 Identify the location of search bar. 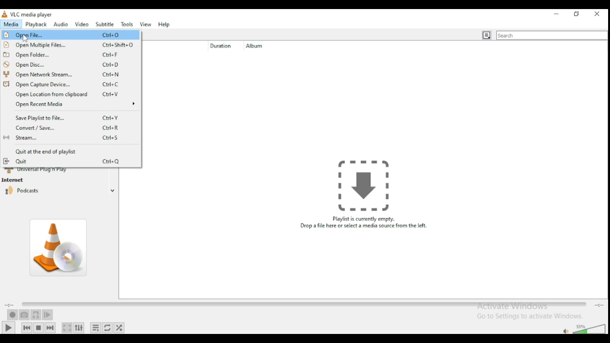
(552, 35).